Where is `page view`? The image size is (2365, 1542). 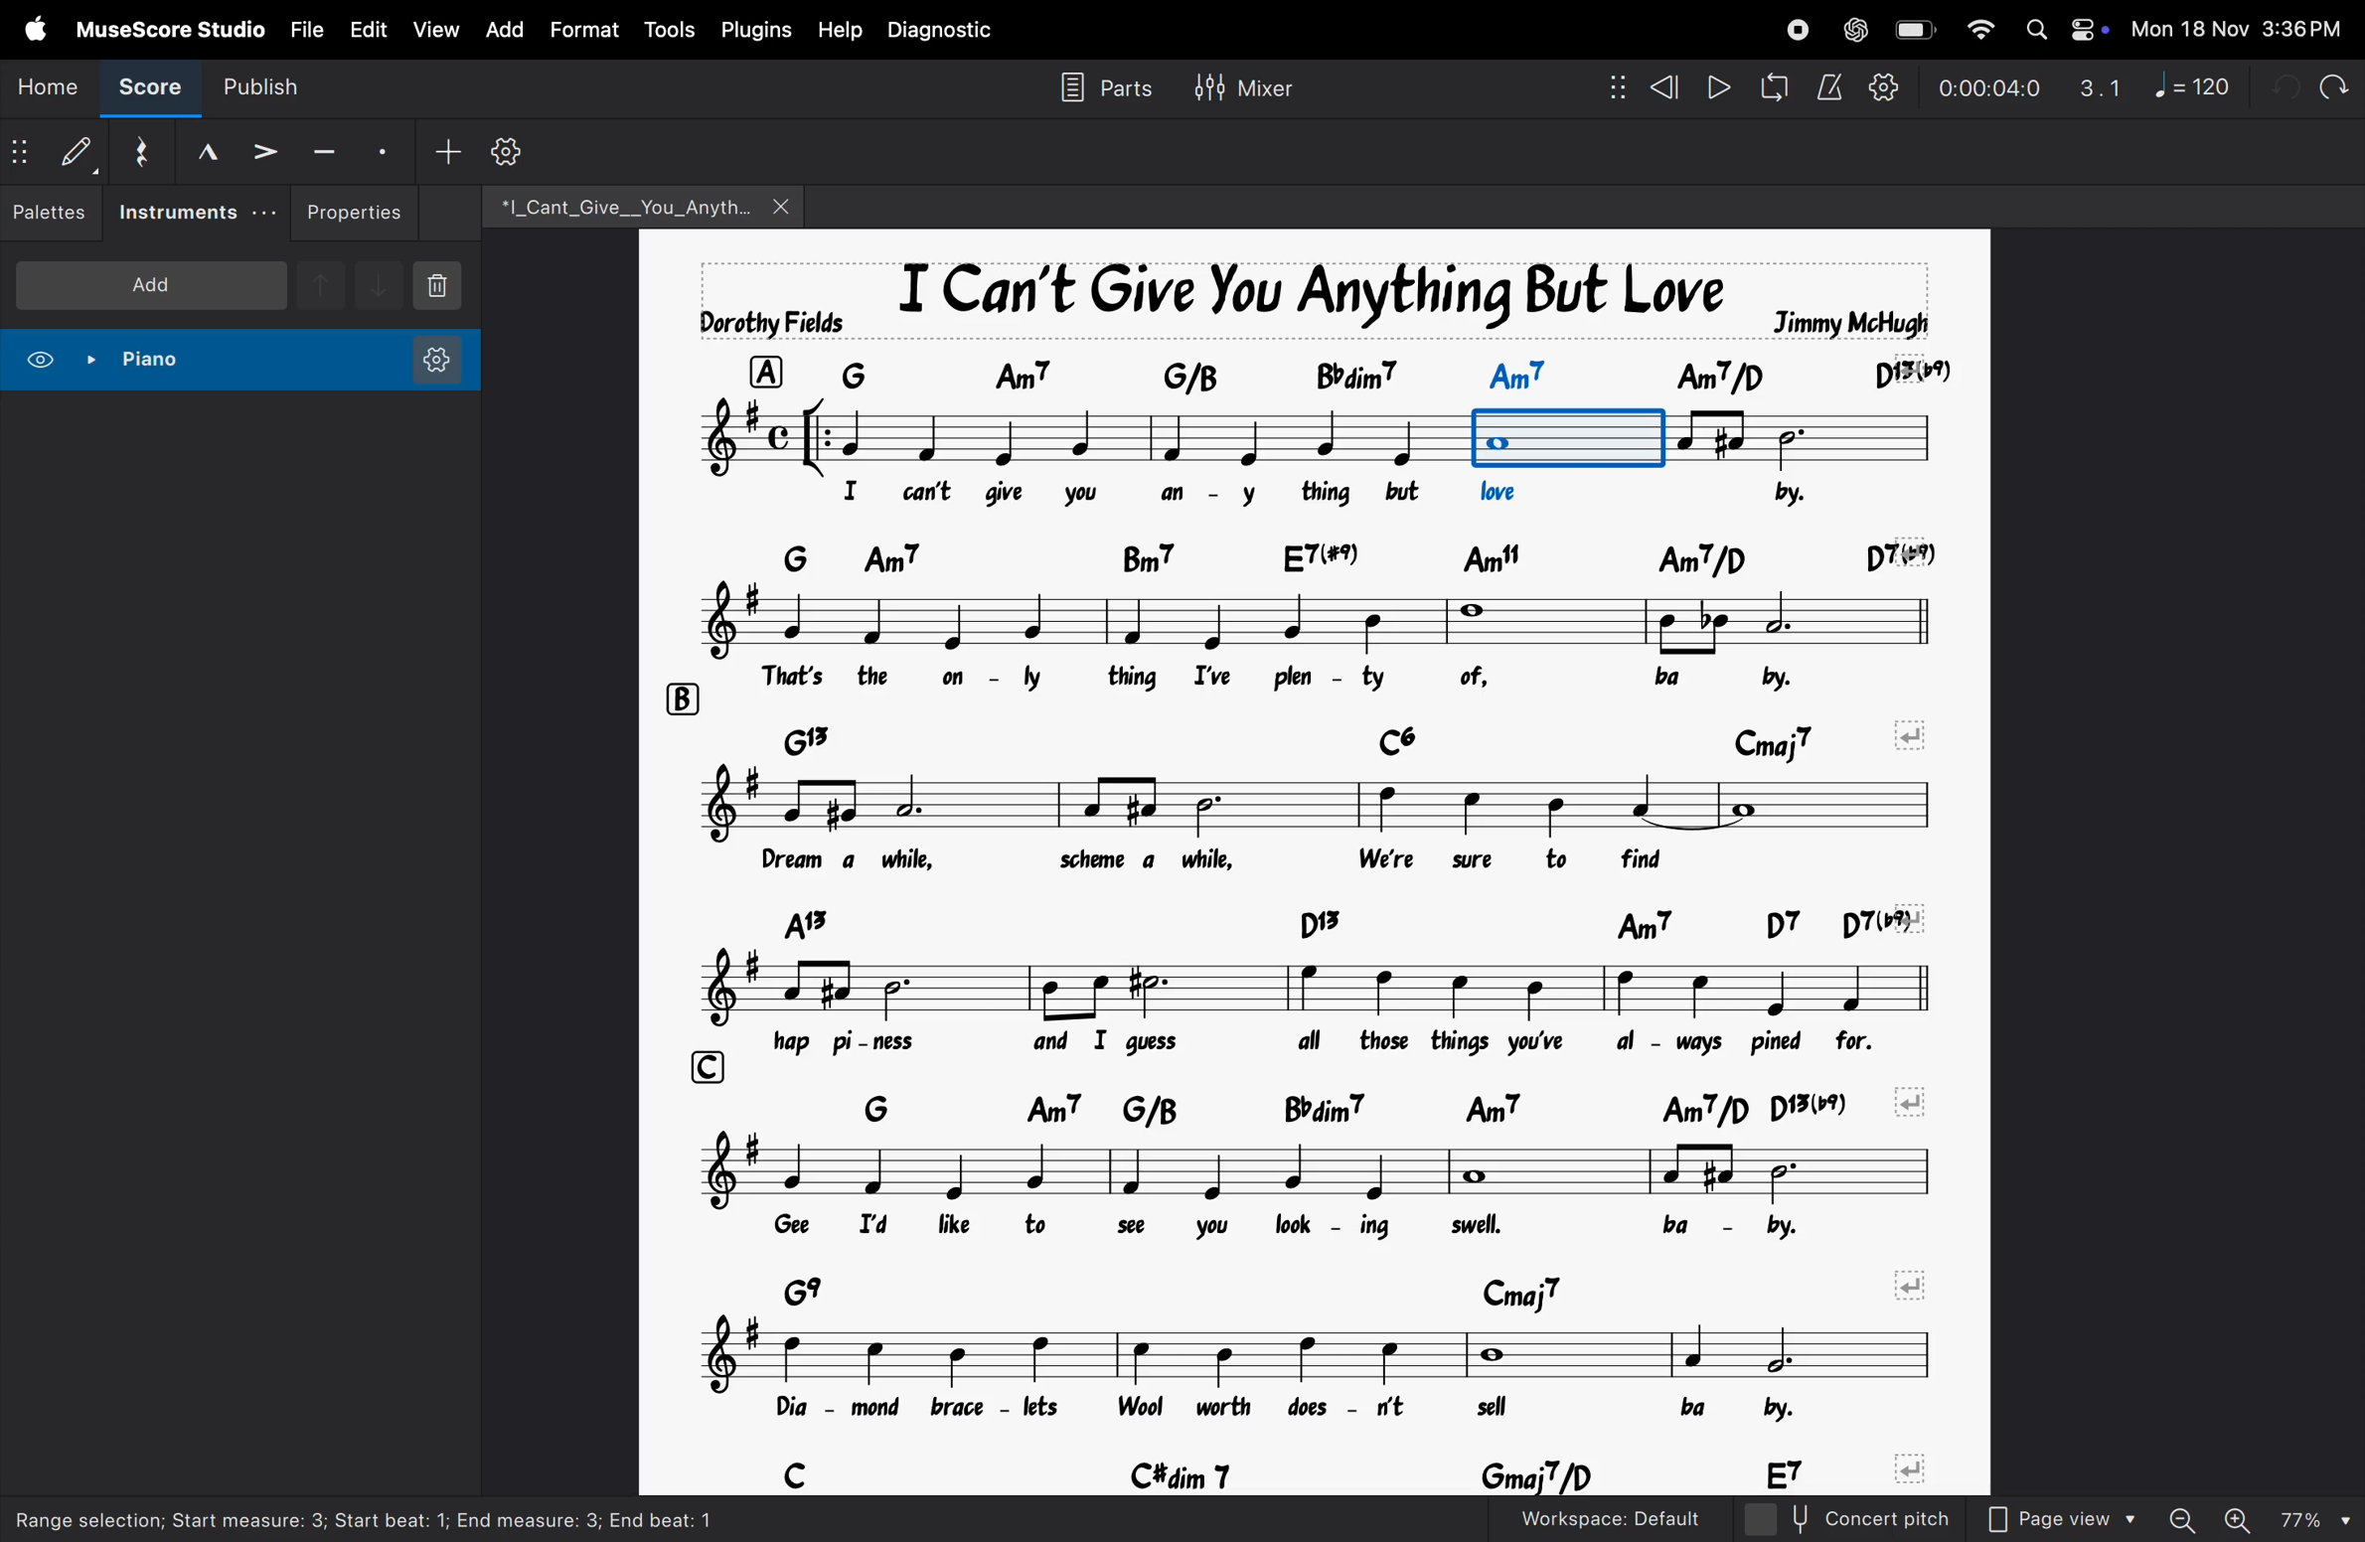
page view is located at coordinates (2060, 1518).